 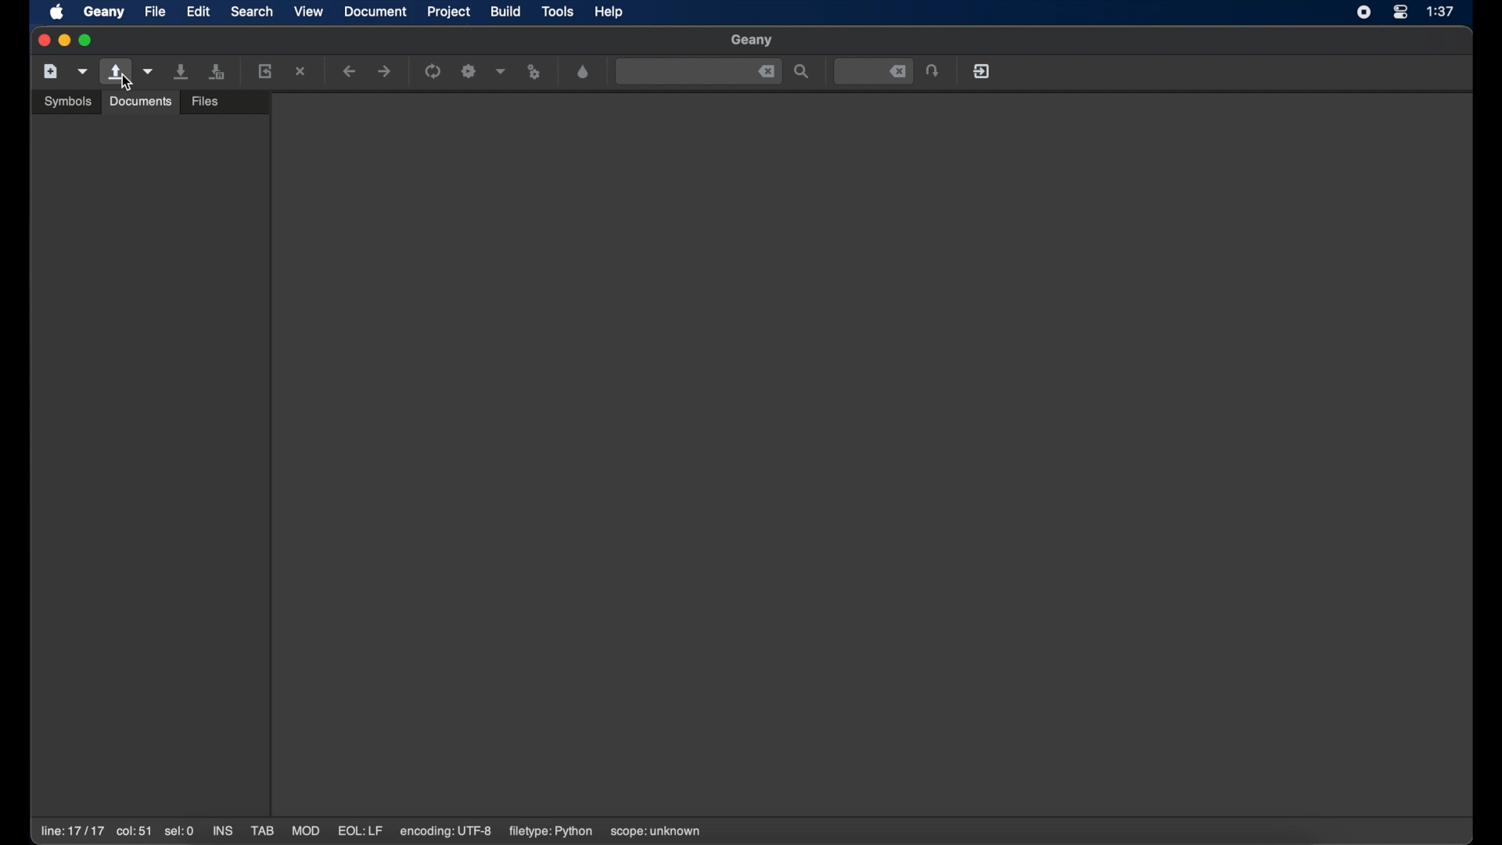 What do you see at coordinates (934, 70) in the screenshot?
I see `jump to the entered line number` at bounding box center [934, 70].